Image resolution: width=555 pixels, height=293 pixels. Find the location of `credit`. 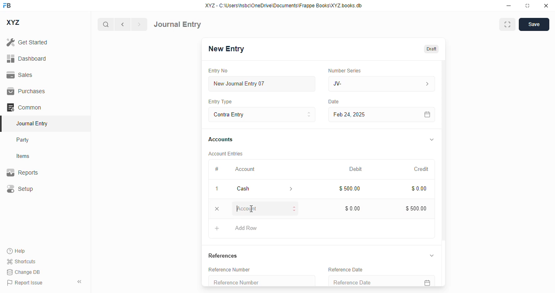

credit is located at coordinates (422, 169).